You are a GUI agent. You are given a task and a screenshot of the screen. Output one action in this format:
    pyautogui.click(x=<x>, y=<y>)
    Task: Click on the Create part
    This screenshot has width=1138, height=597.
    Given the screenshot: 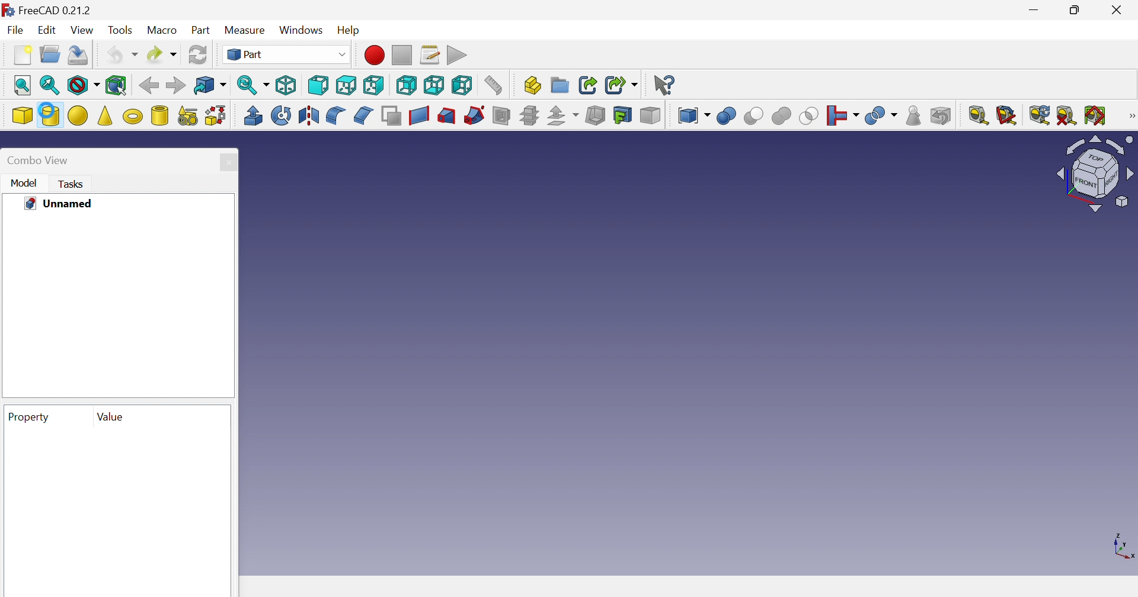 What is the action you would take?
    pyautogui.click(x=532, y=84)
    